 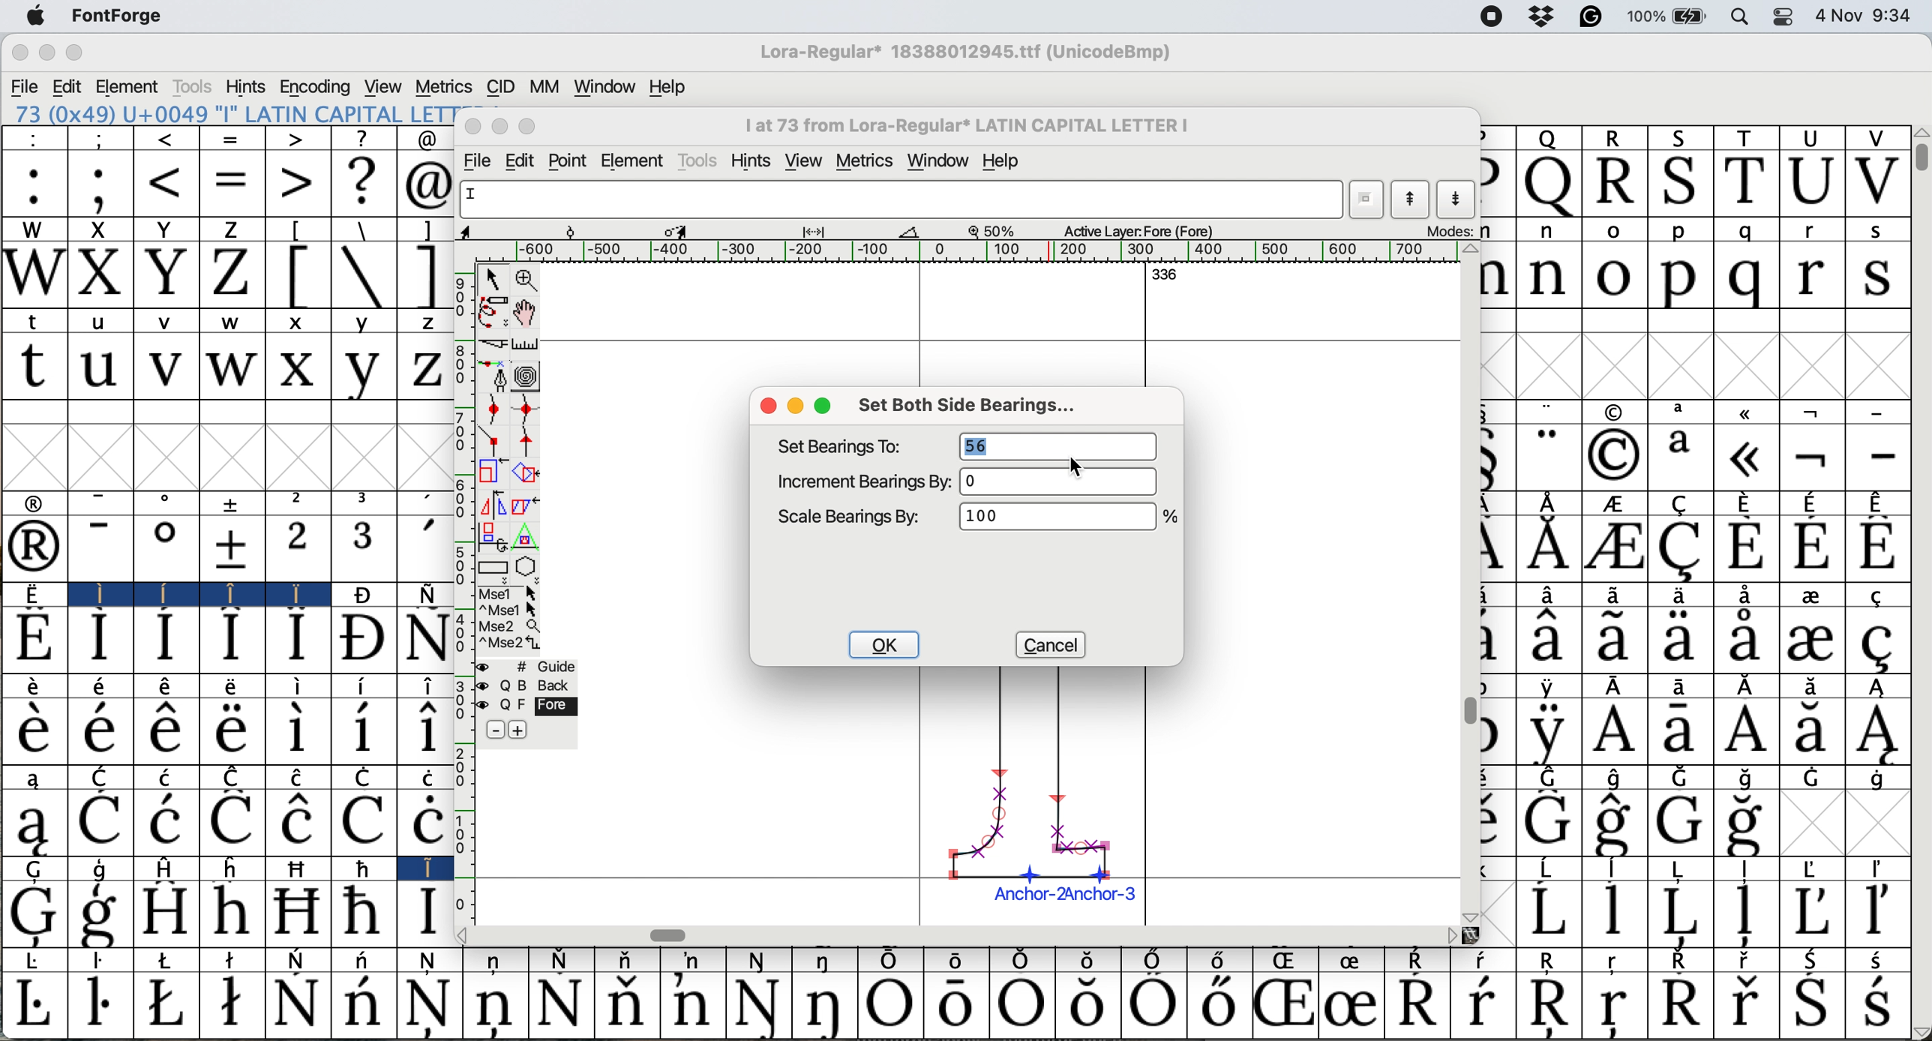 I want to click on point, so click(x=572, y=160).